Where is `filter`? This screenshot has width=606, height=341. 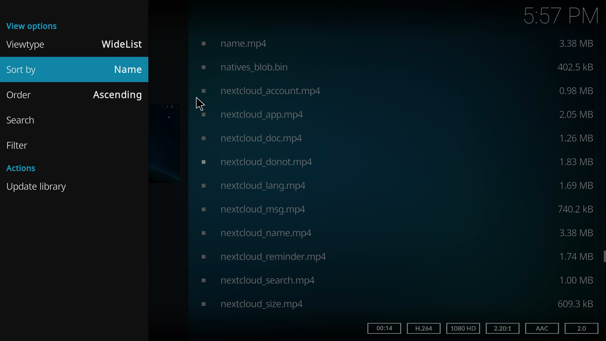
filter is located at coordinates (20, 145).